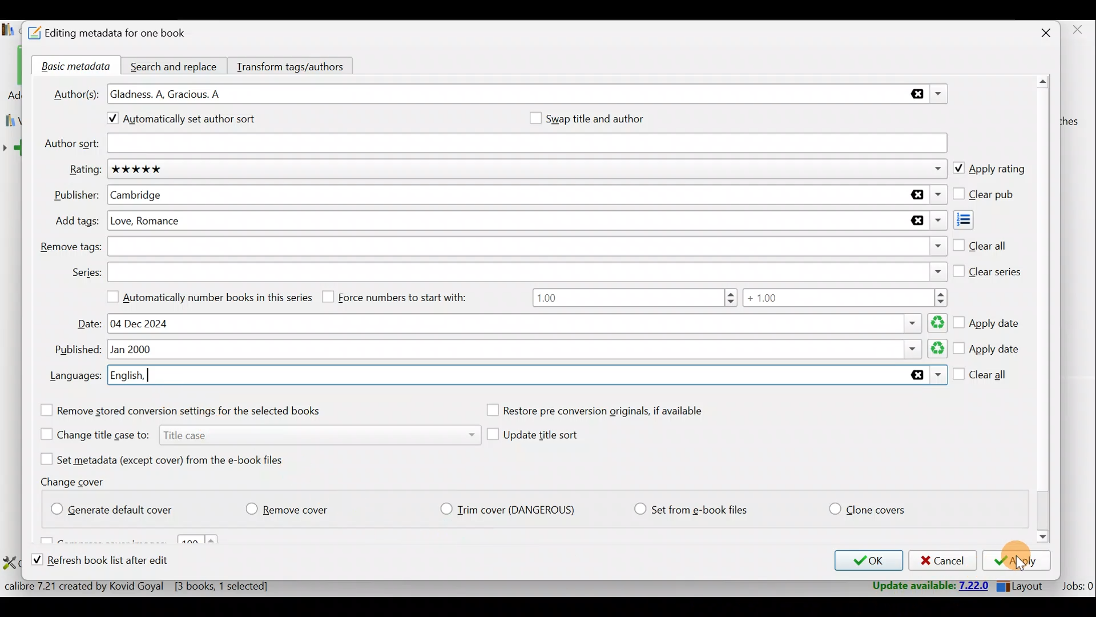 The width and height of the screenshot is (1096, 617). I want to click on Rating:, so click(84, 170).